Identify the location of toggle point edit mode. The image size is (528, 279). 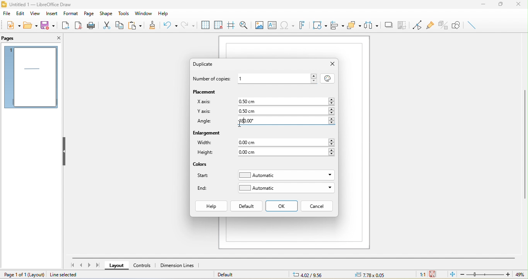
(415, 24).